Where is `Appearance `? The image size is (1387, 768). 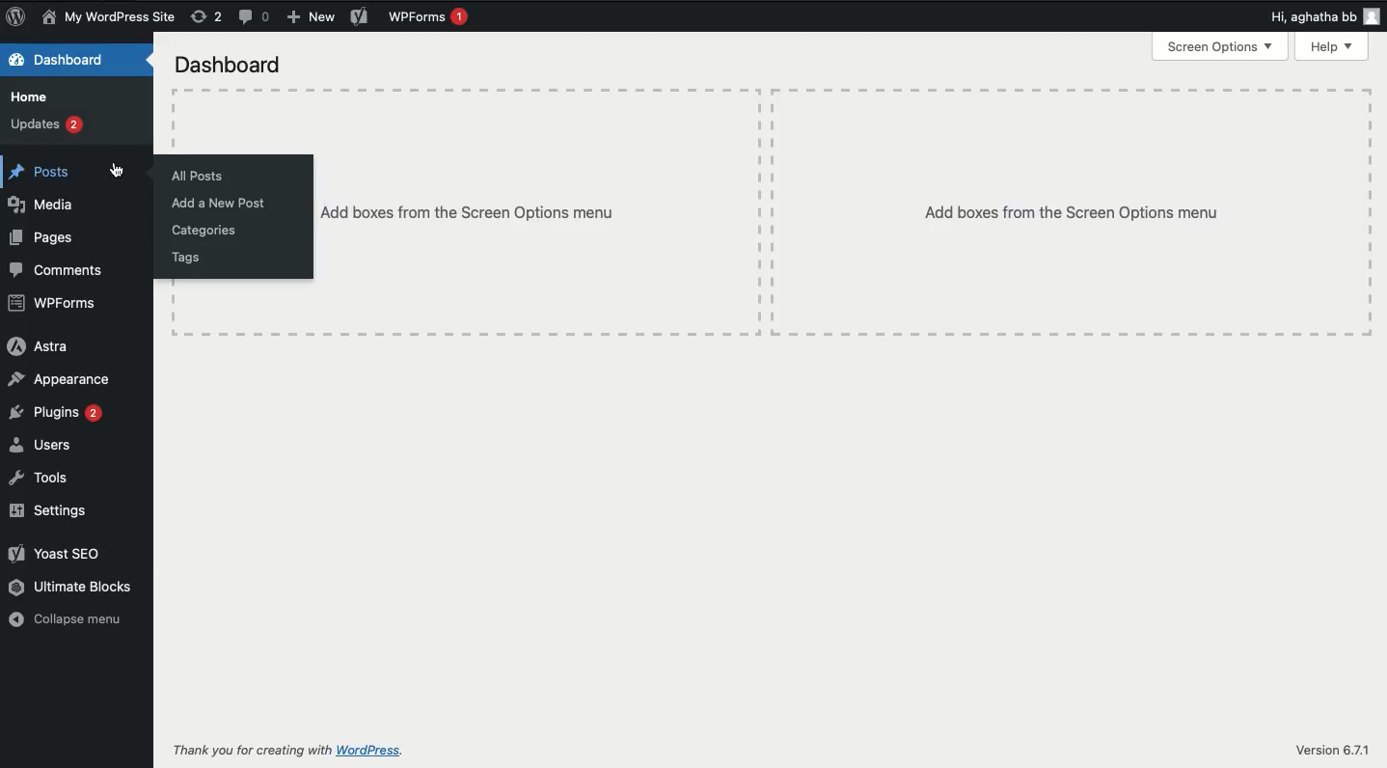
Appearance  is located at coordinates (62, 379).